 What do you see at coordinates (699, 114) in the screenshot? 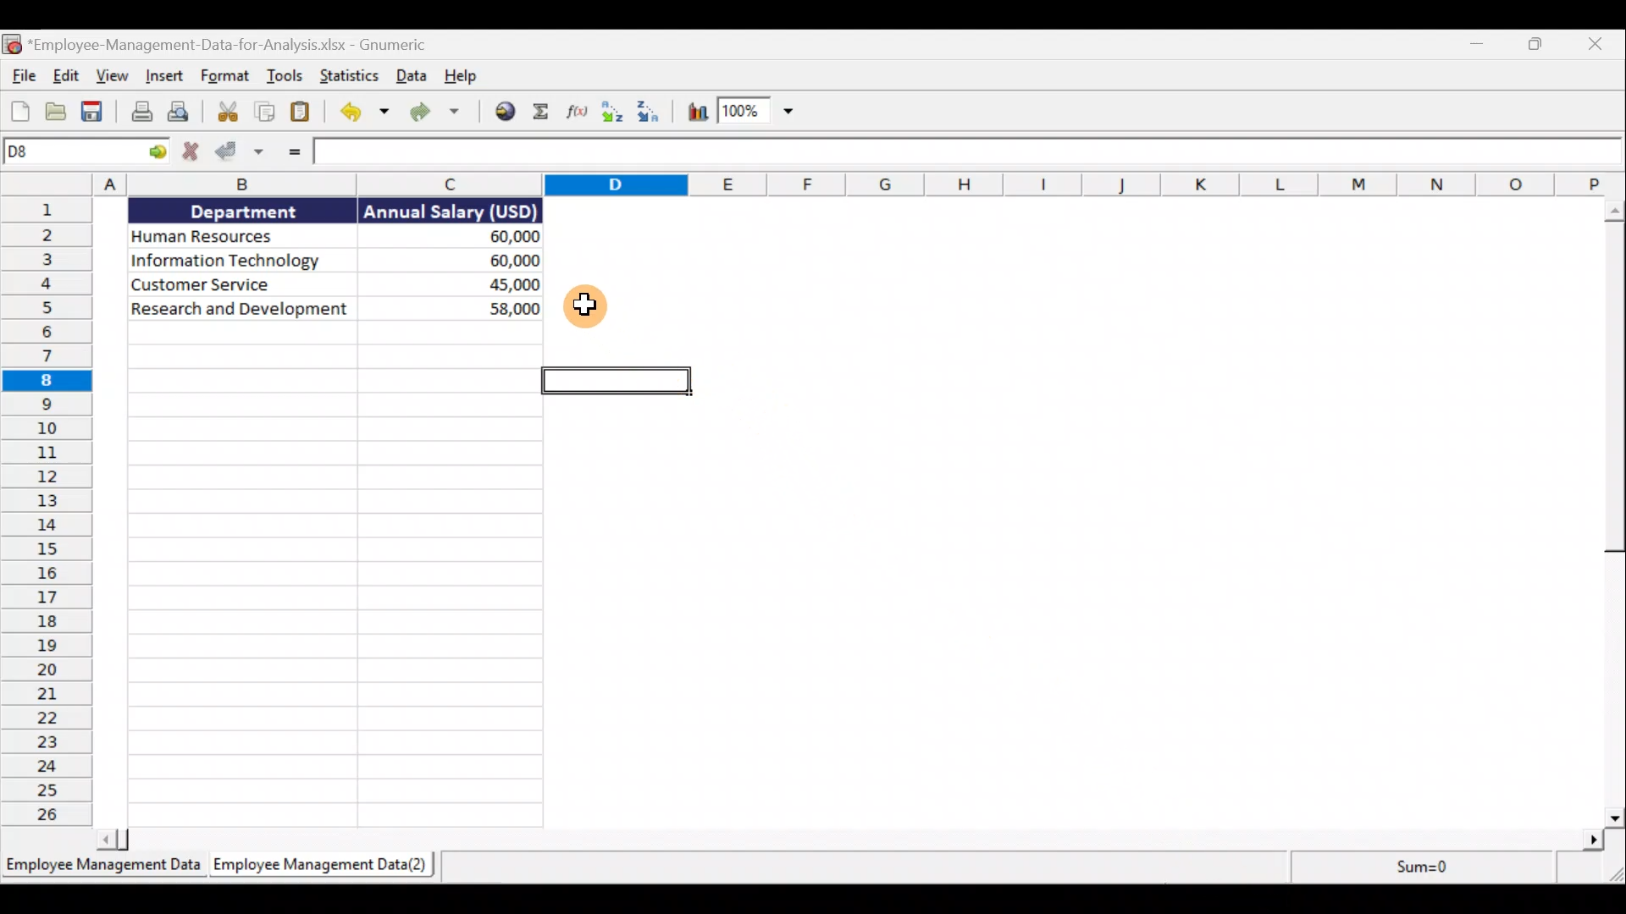
I see `Insert chart` at bounding box center [699, 114].